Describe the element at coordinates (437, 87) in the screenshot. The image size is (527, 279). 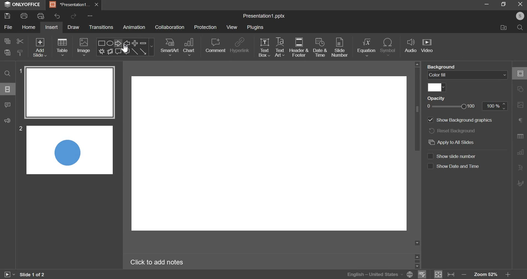
I see `select fill color` at that location.